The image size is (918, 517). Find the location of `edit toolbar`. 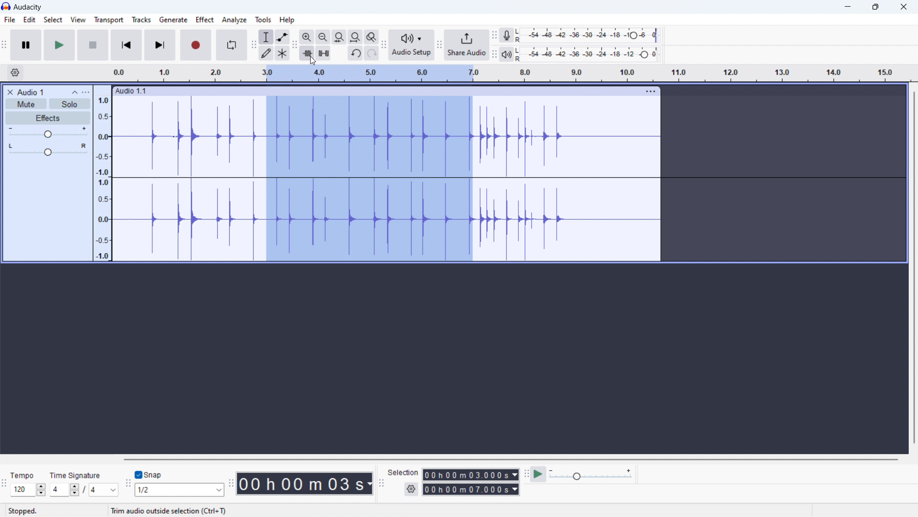

edit toolbar is located at coordinates (295, 45).